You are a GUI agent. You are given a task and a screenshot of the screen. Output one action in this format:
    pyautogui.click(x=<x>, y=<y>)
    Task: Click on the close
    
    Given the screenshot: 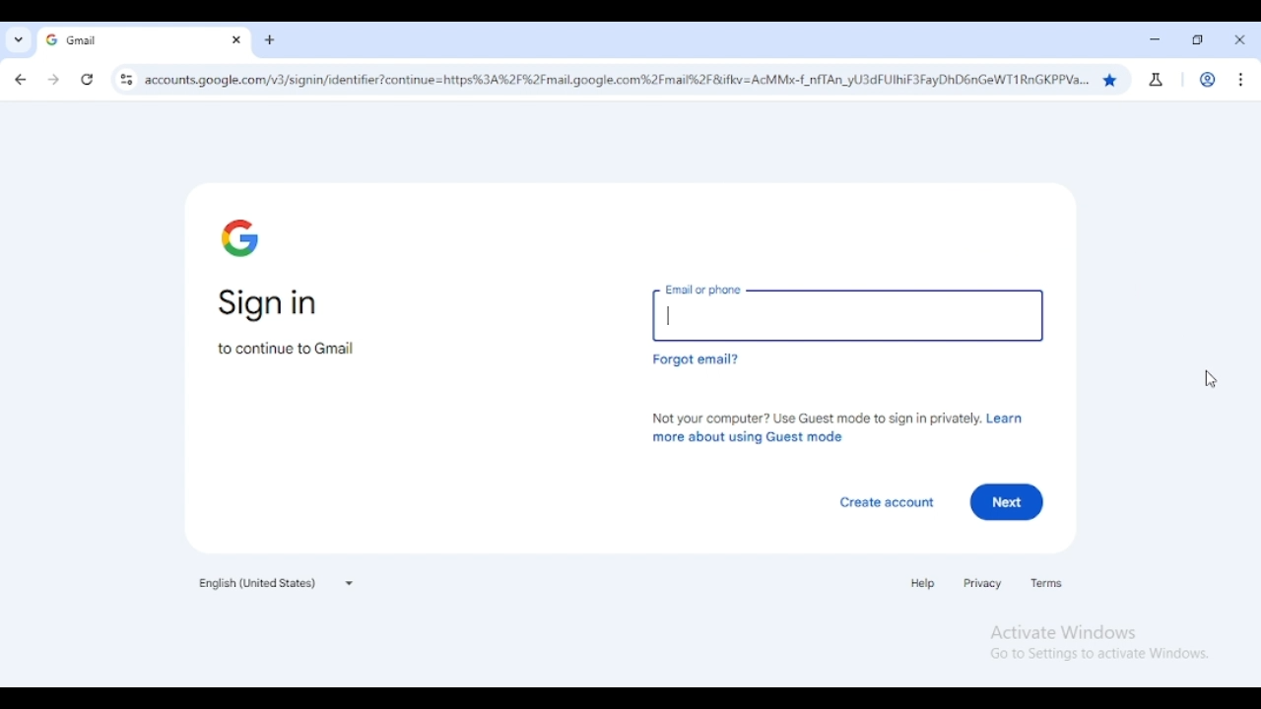 What is the action you would take?
    pyautogui.click(x=1239, y=39)
    